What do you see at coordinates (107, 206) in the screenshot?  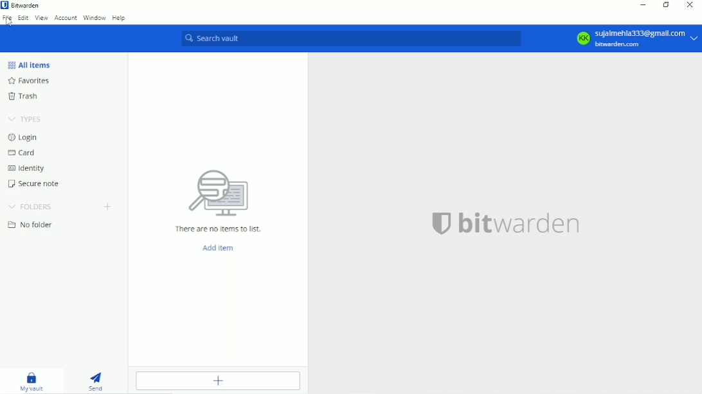 I see `Add folder` at bounding box center [107, 206].